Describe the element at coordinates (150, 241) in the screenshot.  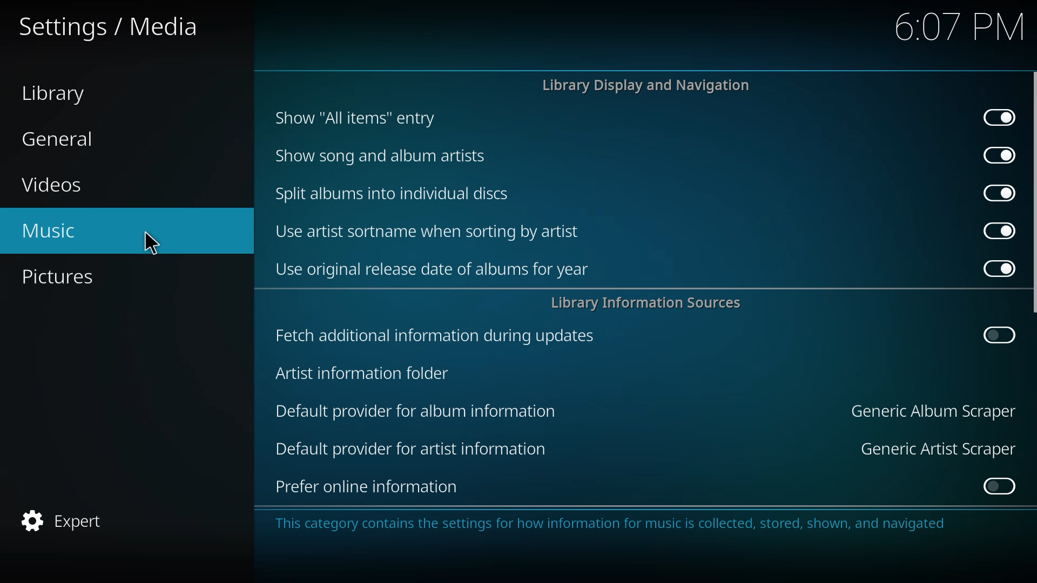
I see `cursor` at that location.